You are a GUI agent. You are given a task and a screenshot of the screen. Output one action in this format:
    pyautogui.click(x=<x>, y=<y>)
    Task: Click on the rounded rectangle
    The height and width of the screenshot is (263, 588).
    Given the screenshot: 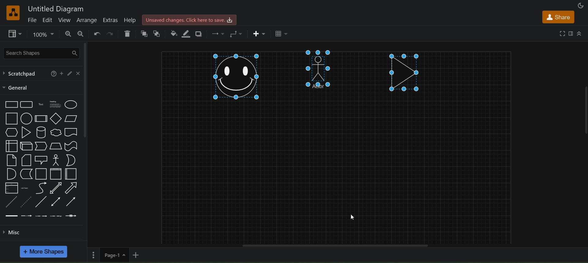 What is the action you would take?
    pyautogui.click(x=27, y=105)
    